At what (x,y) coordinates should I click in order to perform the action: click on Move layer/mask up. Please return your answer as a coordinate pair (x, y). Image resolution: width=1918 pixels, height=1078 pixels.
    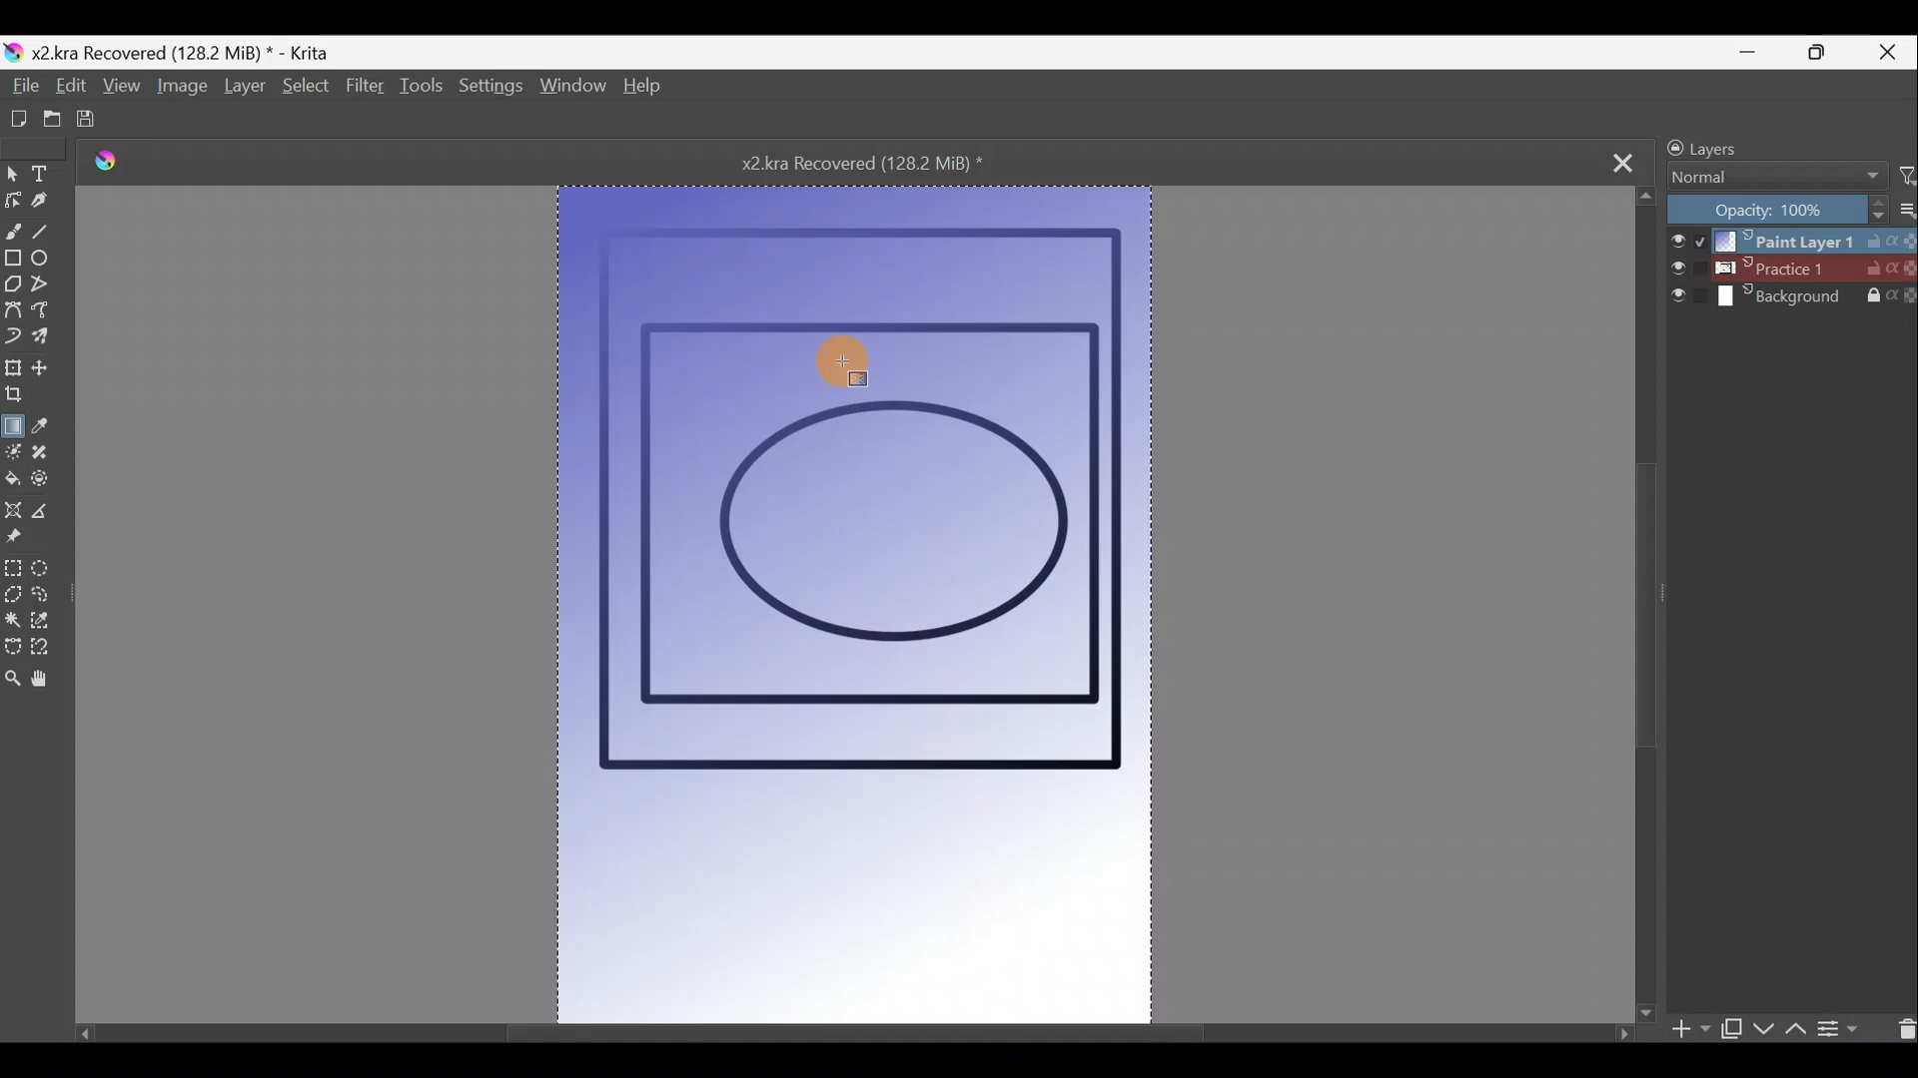
    Looking at the image, I should click on (1793, 1029).